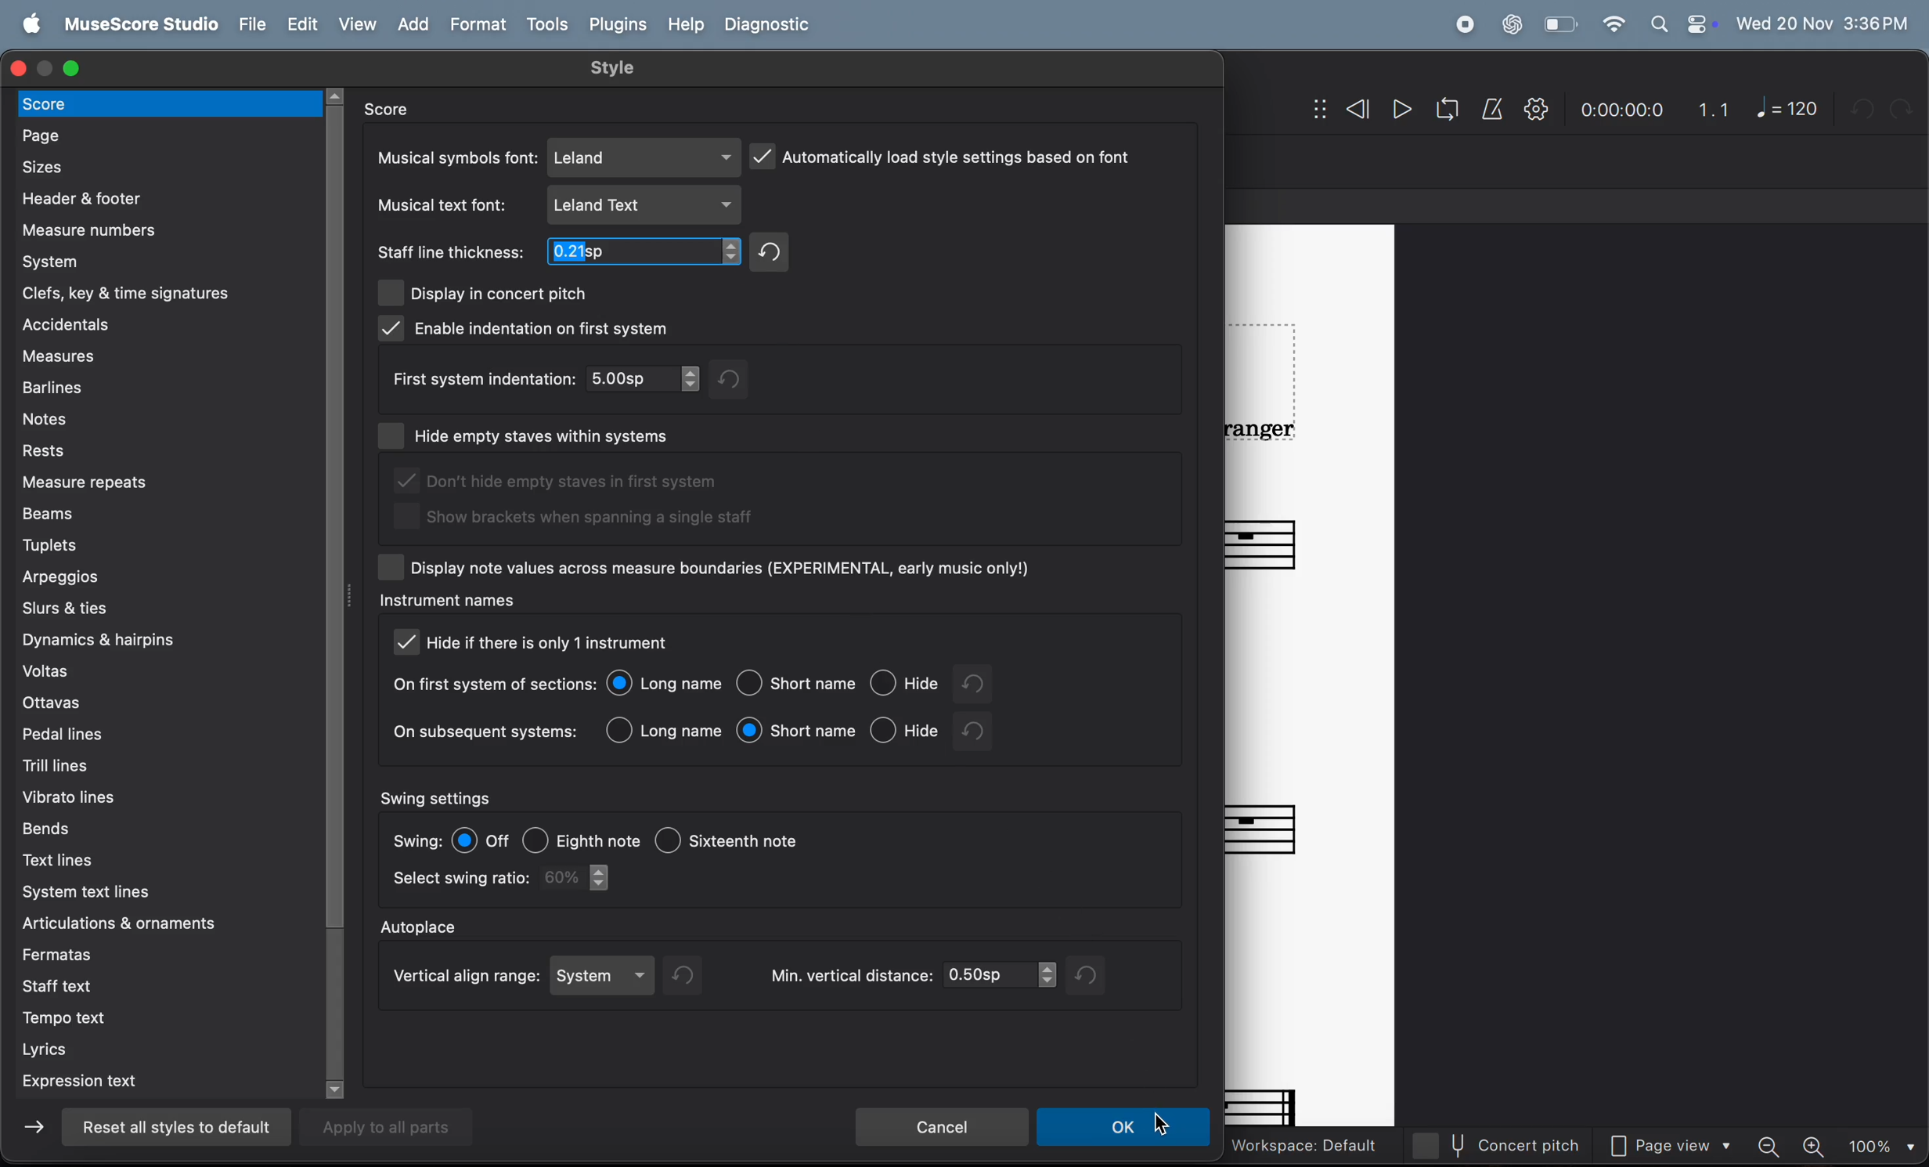 The width and height of the screenshot is (1929, 1167). Describe the element at coordinates (1714, 110) in the screenshot. I see `1.1` at that location.